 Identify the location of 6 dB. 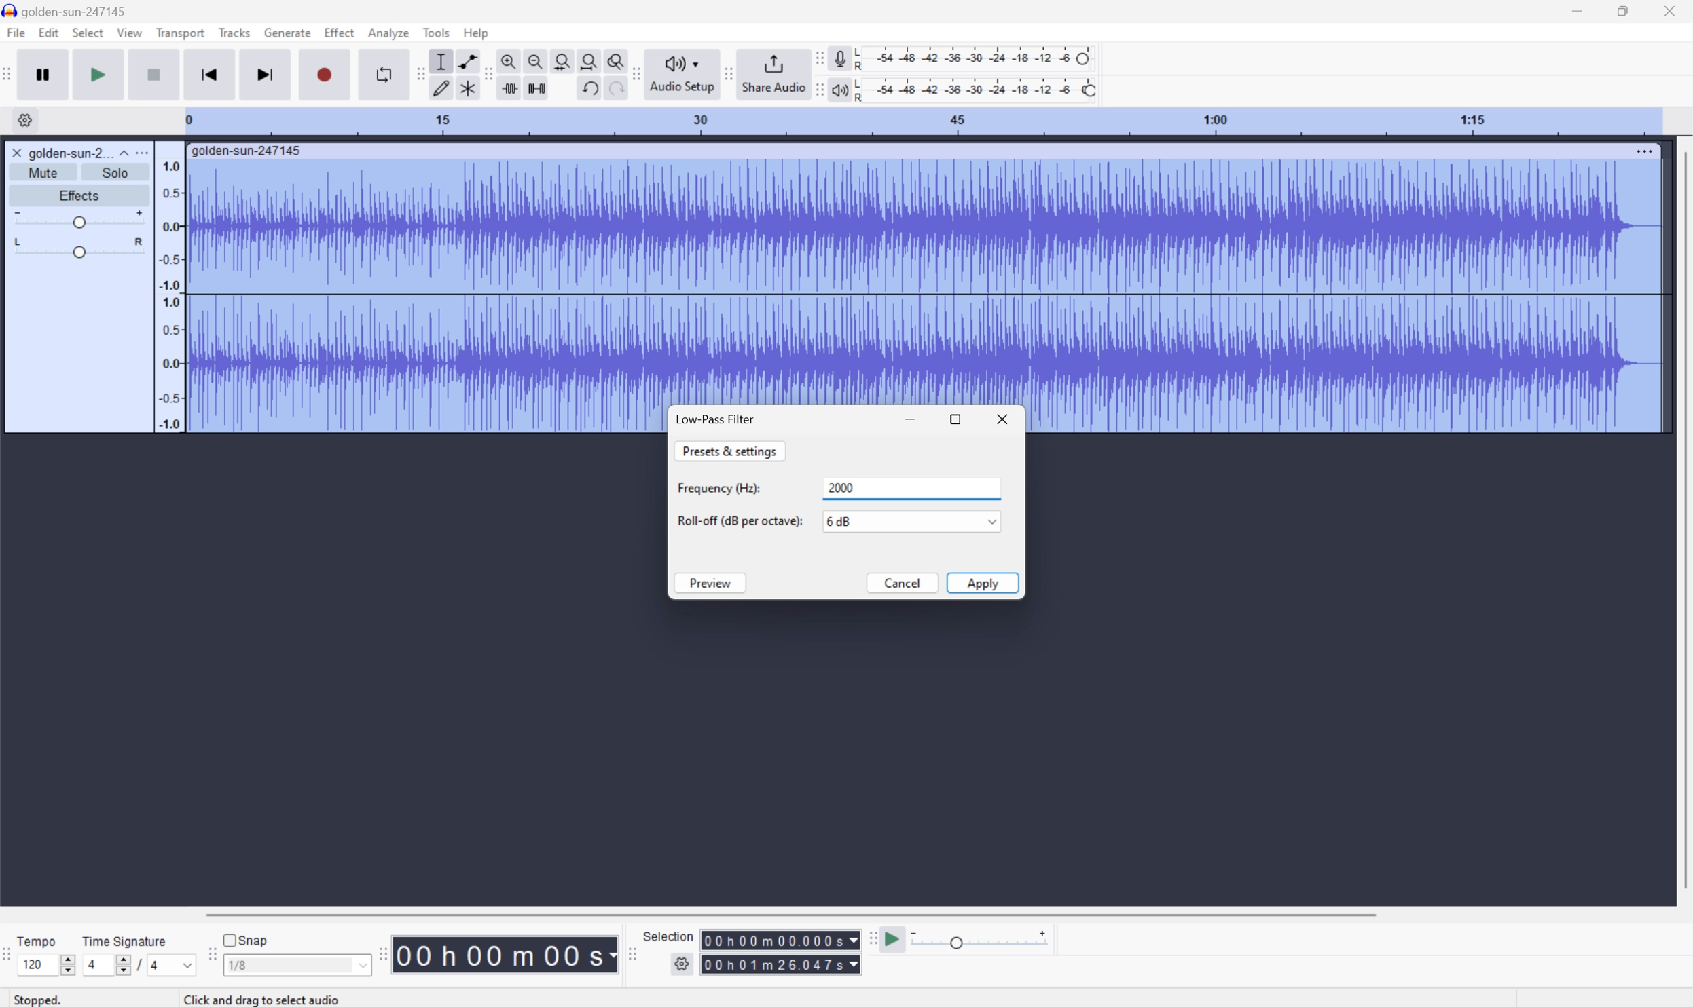
(898, 521).